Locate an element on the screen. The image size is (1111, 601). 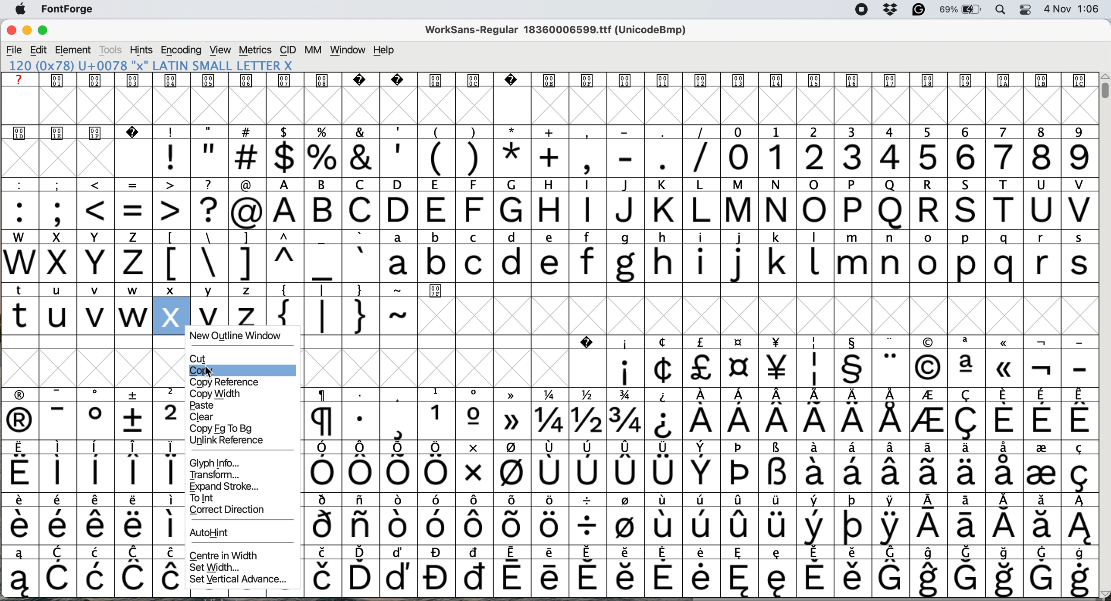
file is located at coordinates (14, 49).